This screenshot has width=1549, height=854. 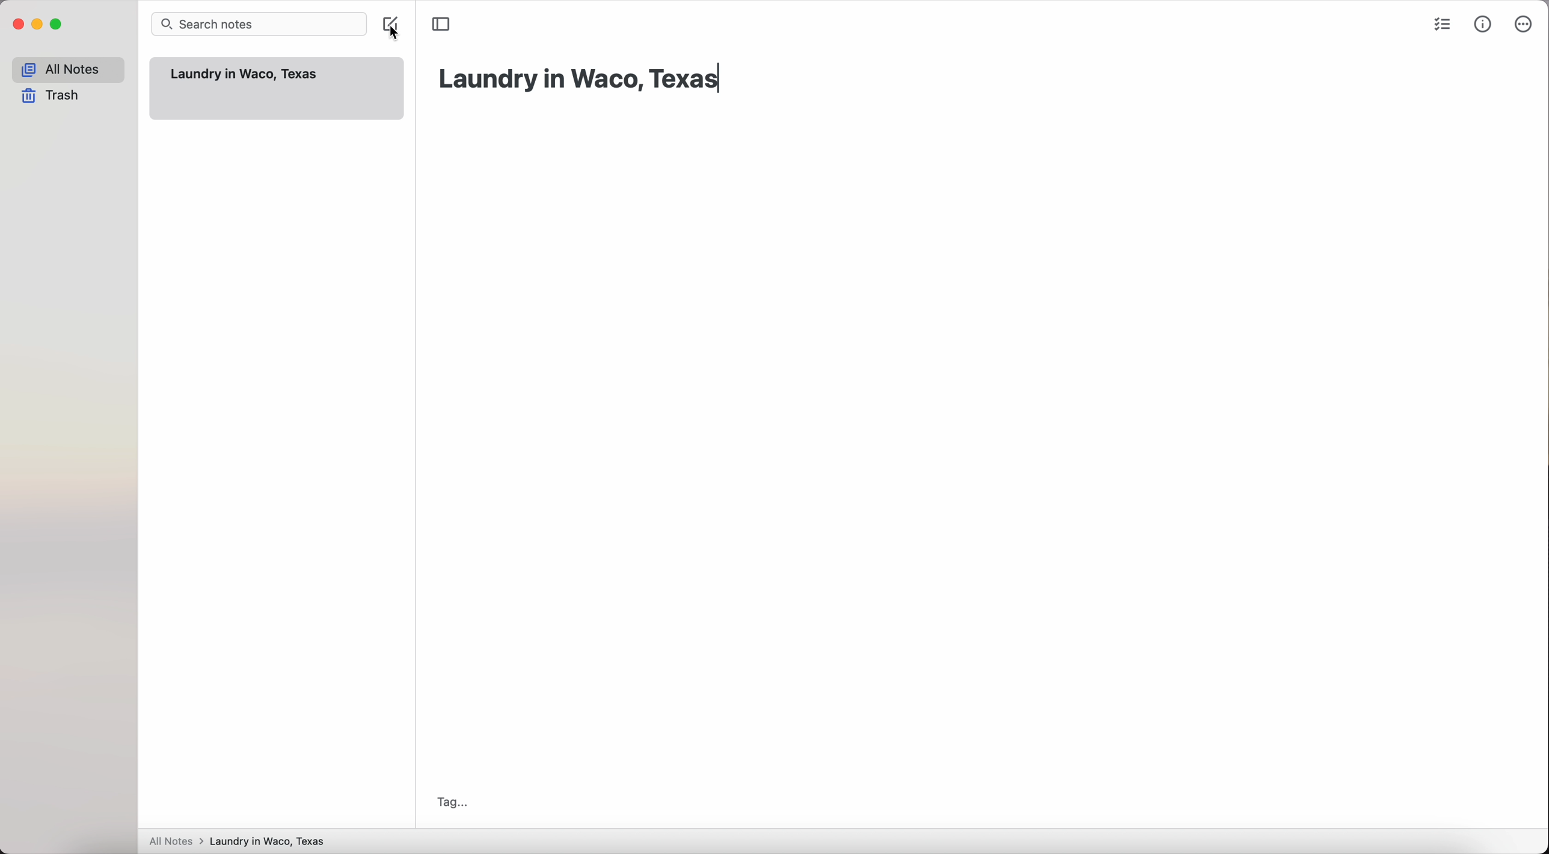 I want to click on maximize app, so click(x=57, y=24).